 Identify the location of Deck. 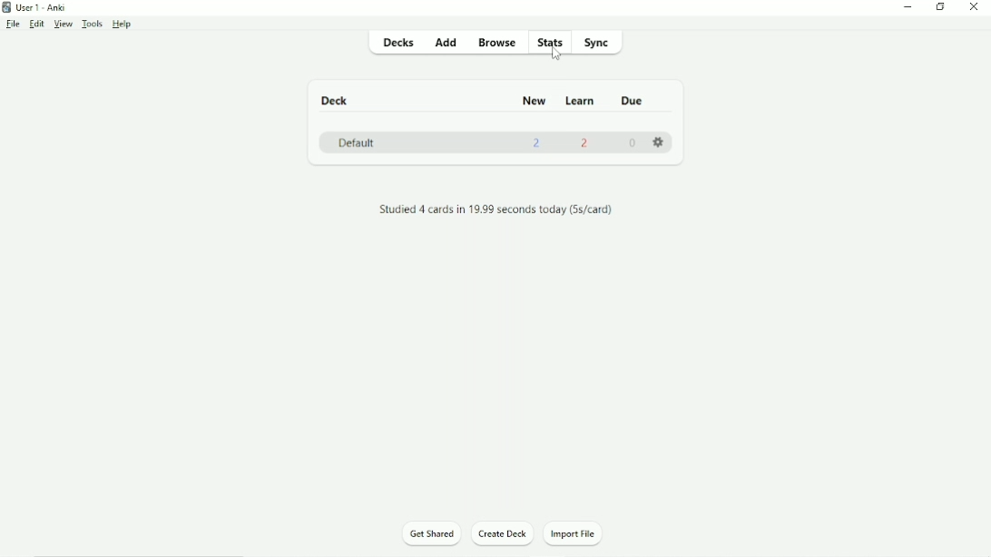
(338, 101).